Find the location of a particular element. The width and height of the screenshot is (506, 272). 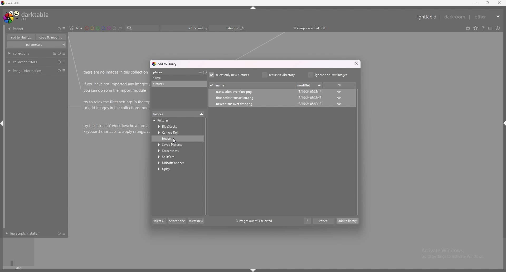

minimize is located at coordinates (476, 3).